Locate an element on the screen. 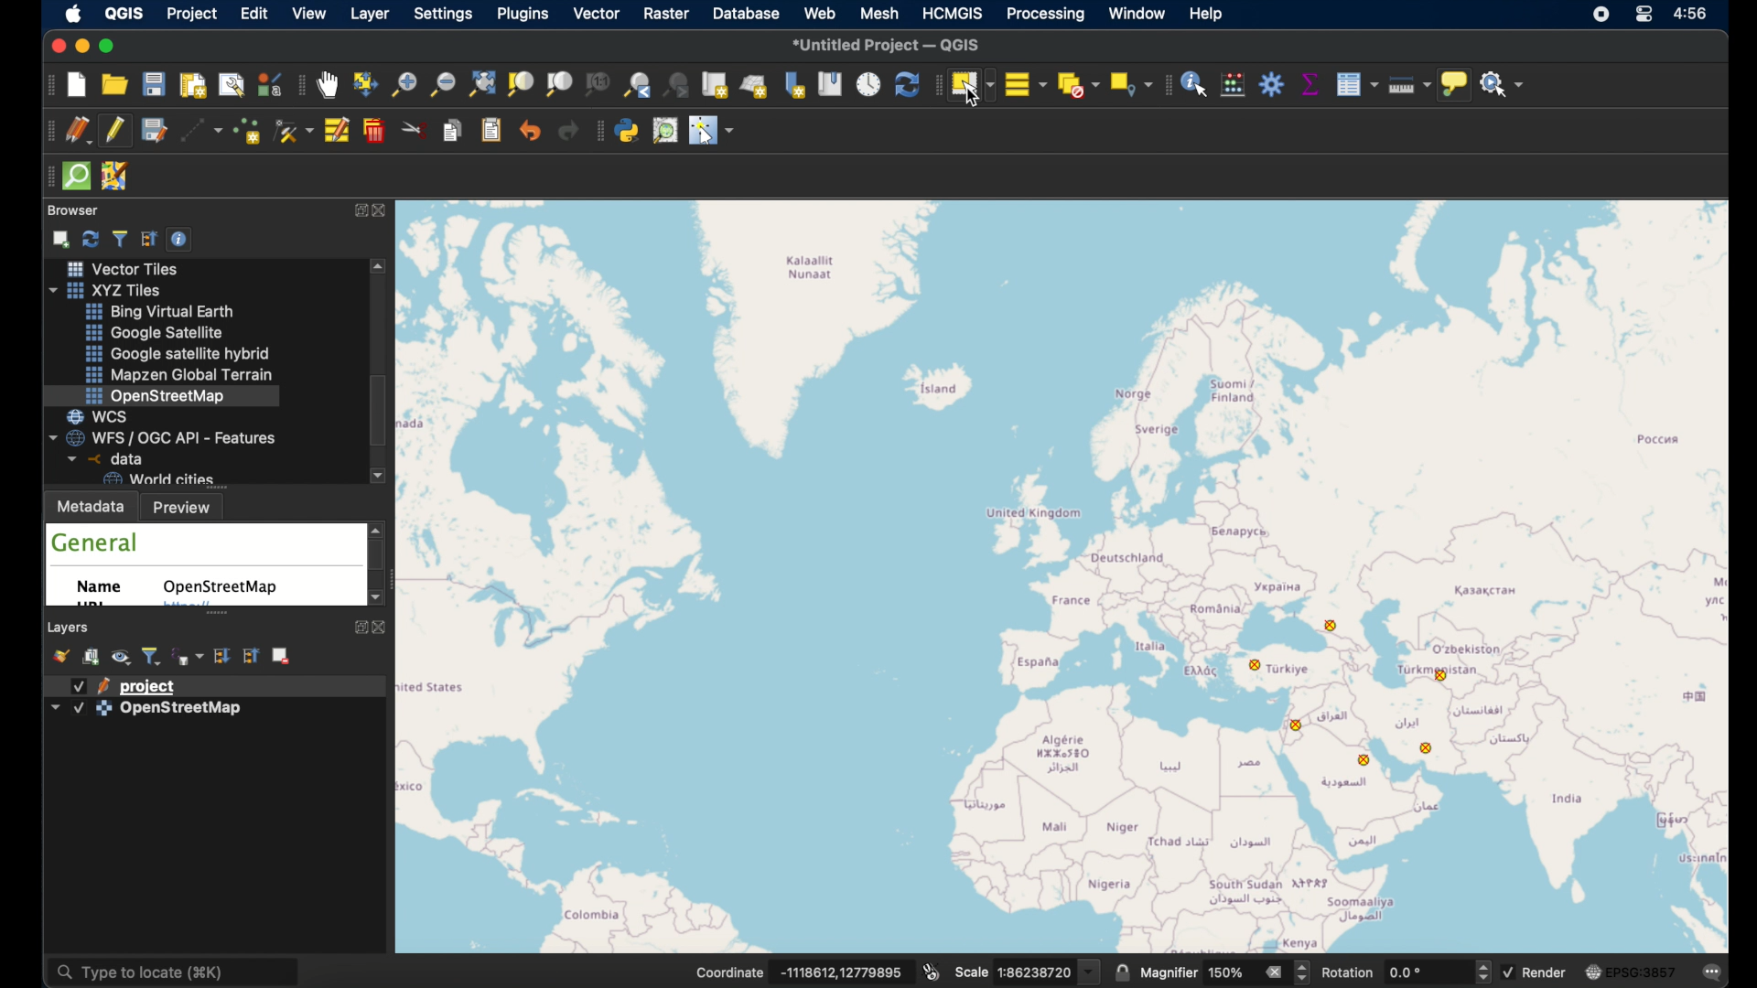 The width and height of the screenshot is (1757, 988). type locate is located at coordinates (179, 972).